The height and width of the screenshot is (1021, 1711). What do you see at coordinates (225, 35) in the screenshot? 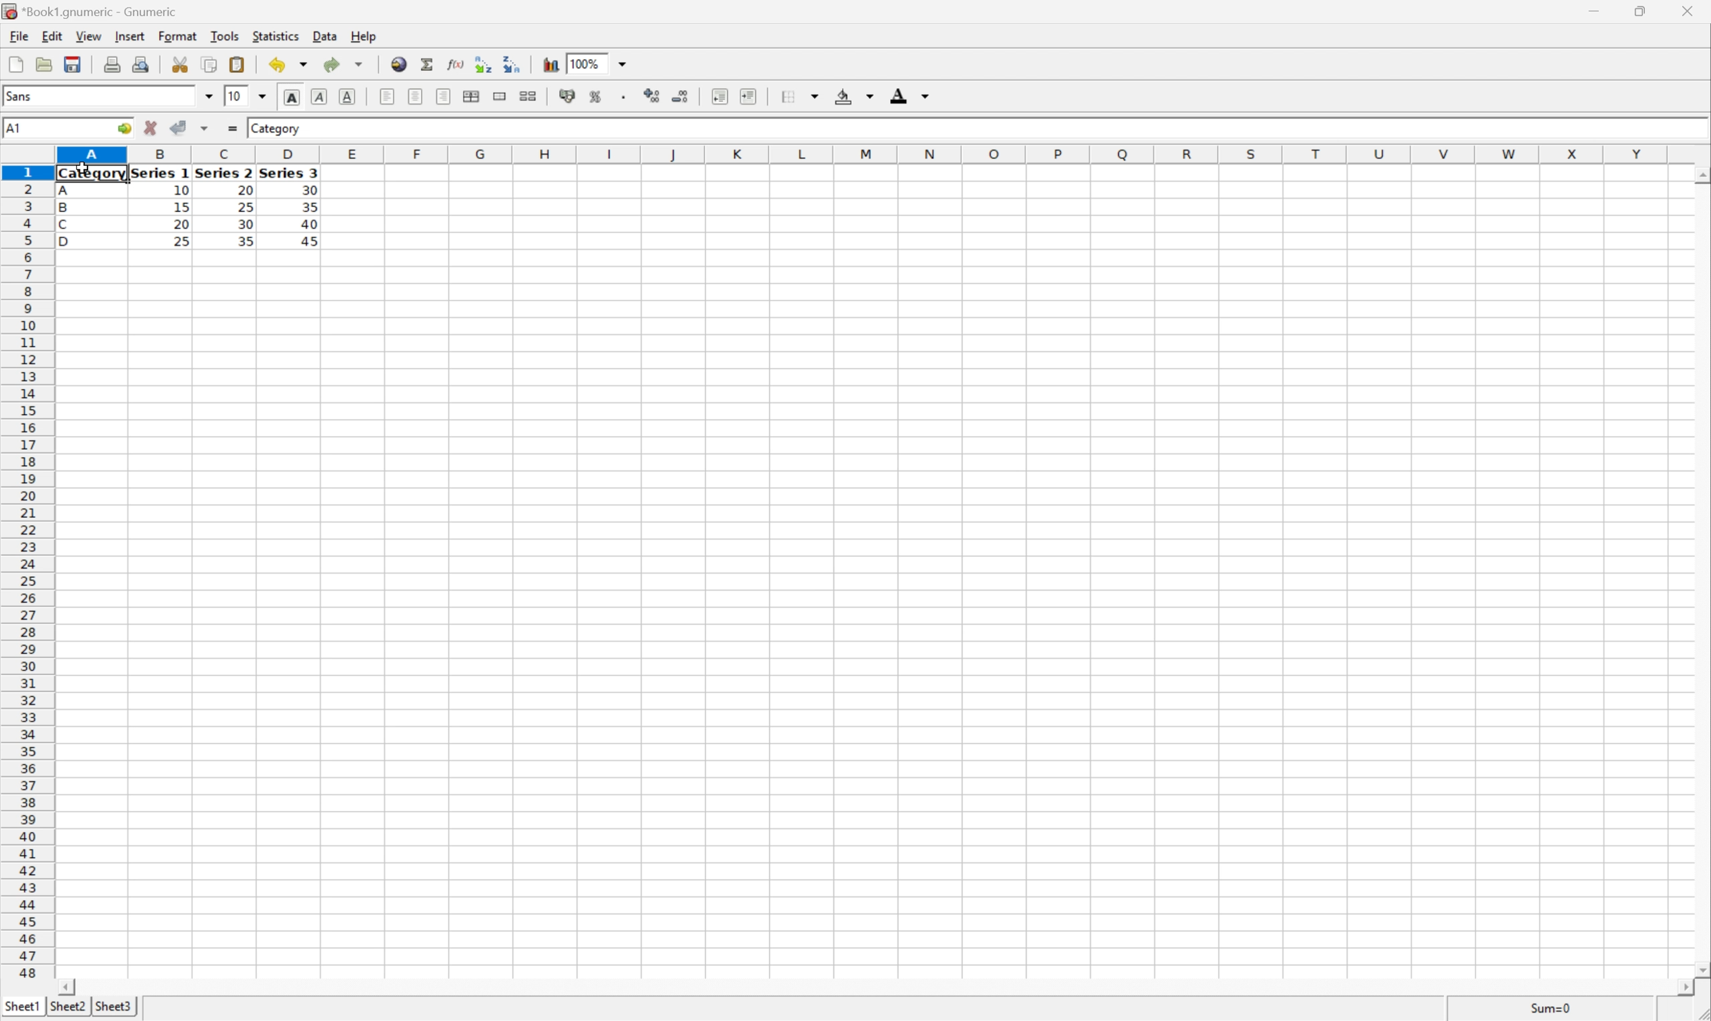
I see `Tools` at bounding box center [225, 35].